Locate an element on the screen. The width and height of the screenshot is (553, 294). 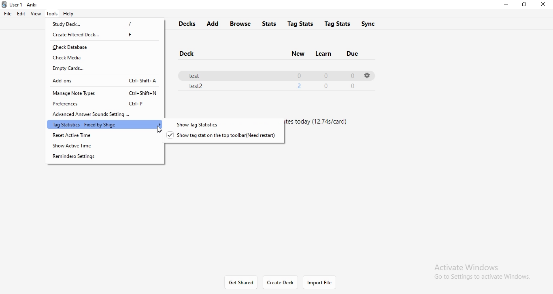
browse is located at coordinates (242, 23).